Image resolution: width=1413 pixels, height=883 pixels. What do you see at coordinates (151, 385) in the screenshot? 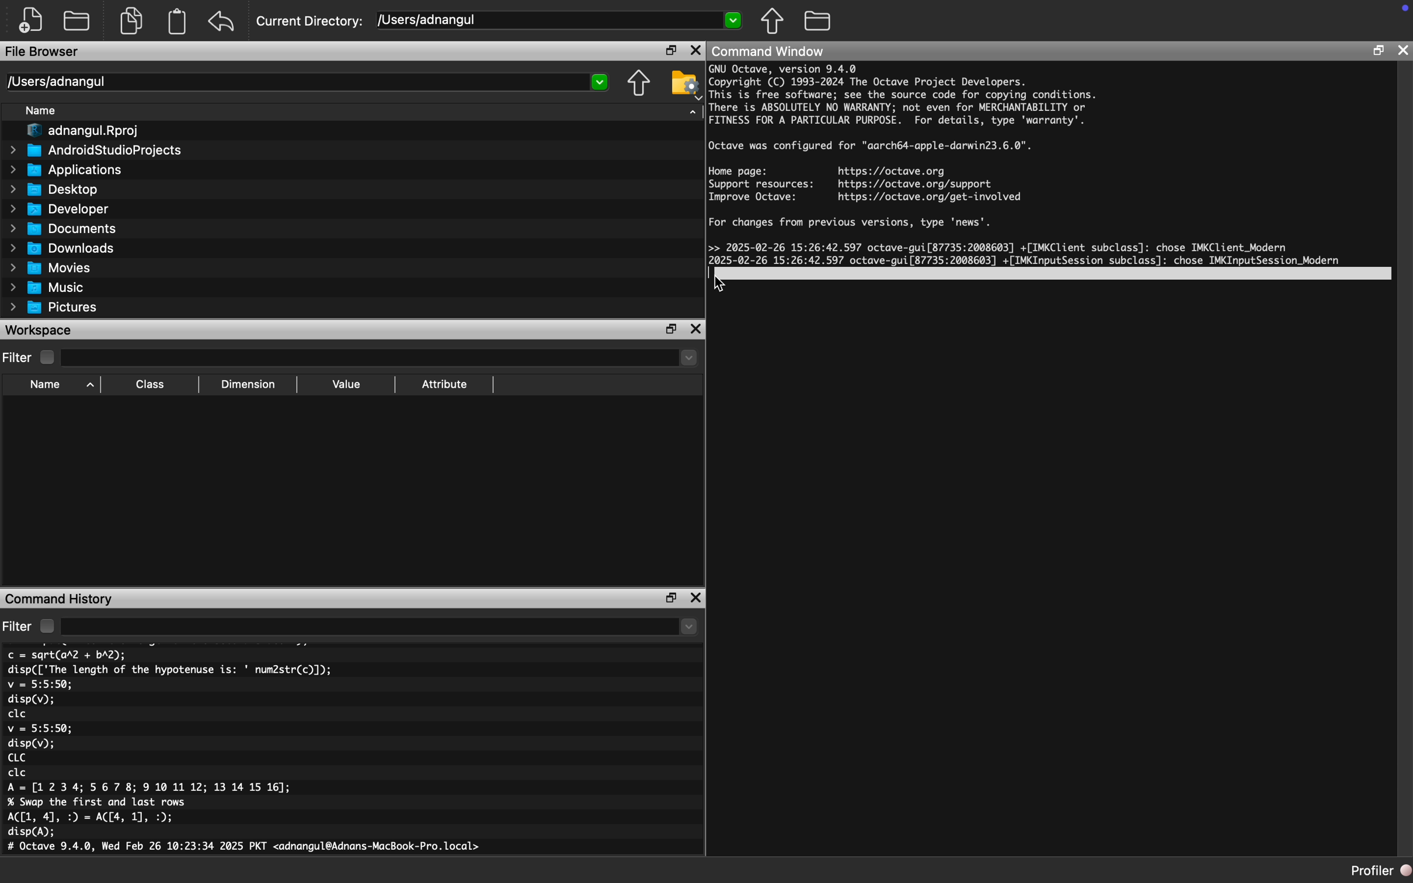
I see `Class` at bounding box center [151, 385].